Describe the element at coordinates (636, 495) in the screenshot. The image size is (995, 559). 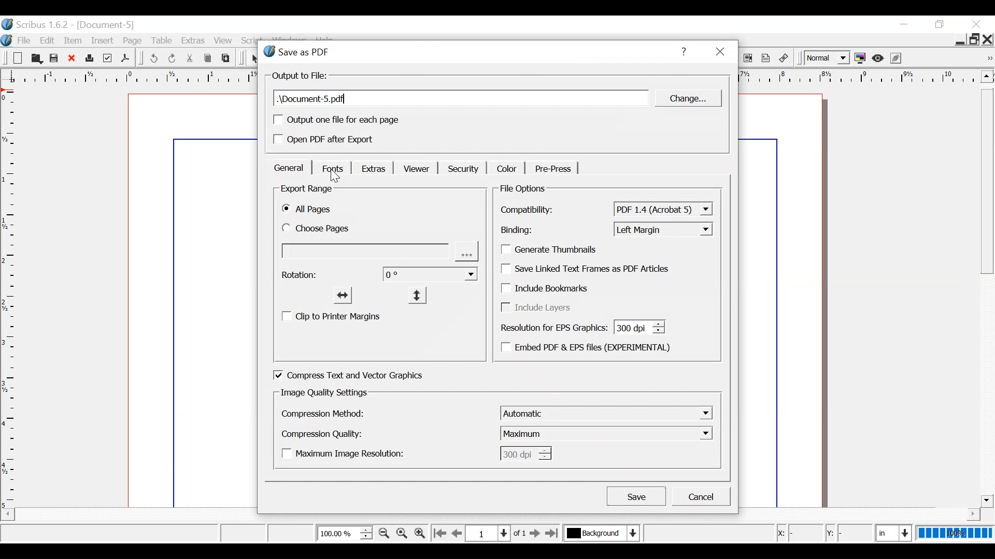
I see `Save` at that location.